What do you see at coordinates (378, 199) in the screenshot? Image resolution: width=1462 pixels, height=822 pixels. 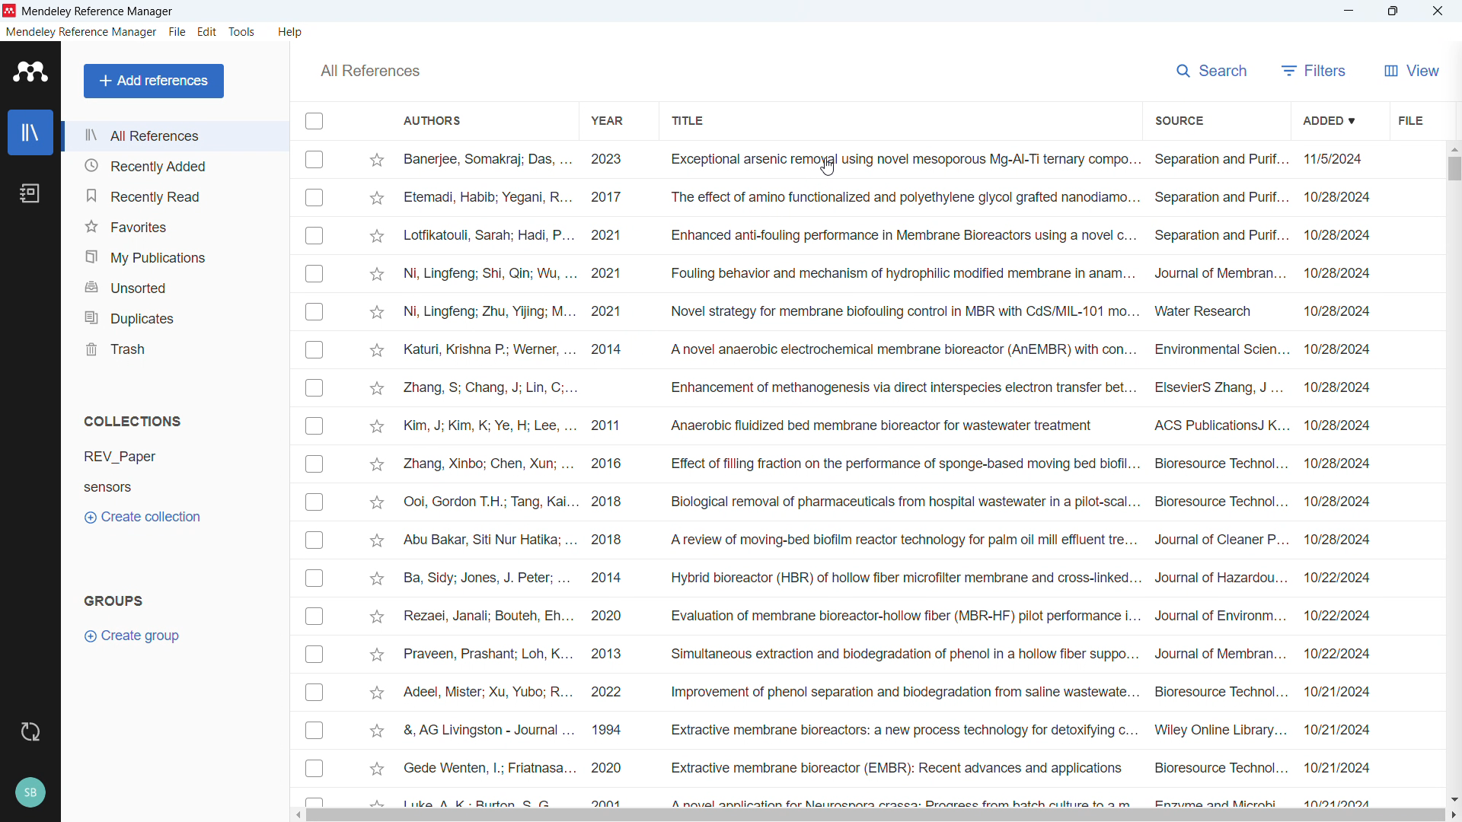 I see `click to starmark individual entries` at bounding box center [378, 199].